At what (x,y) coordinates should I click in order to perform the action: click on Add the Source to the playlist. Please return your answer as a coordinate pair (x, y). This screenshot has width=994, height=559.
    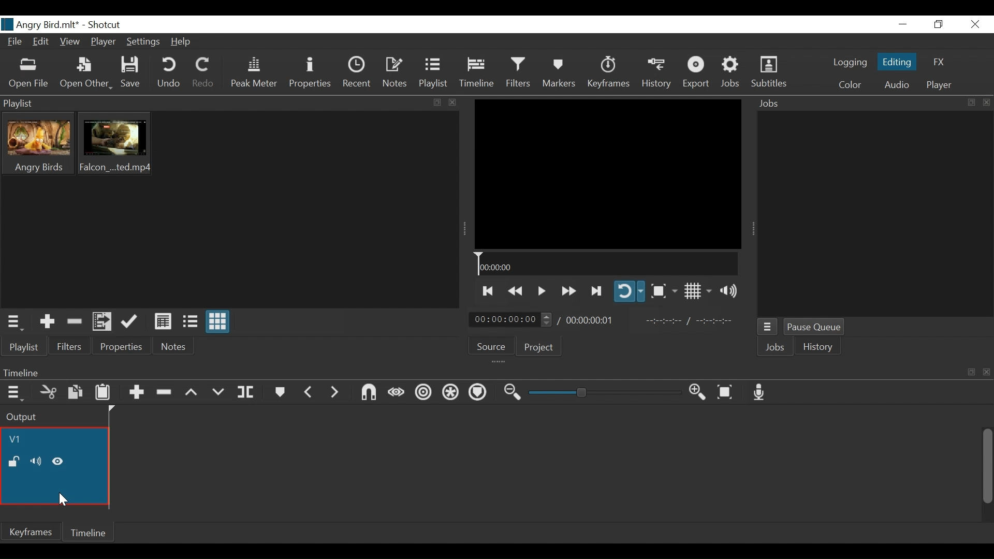
    Looking at the image, I should click on (46, 321).